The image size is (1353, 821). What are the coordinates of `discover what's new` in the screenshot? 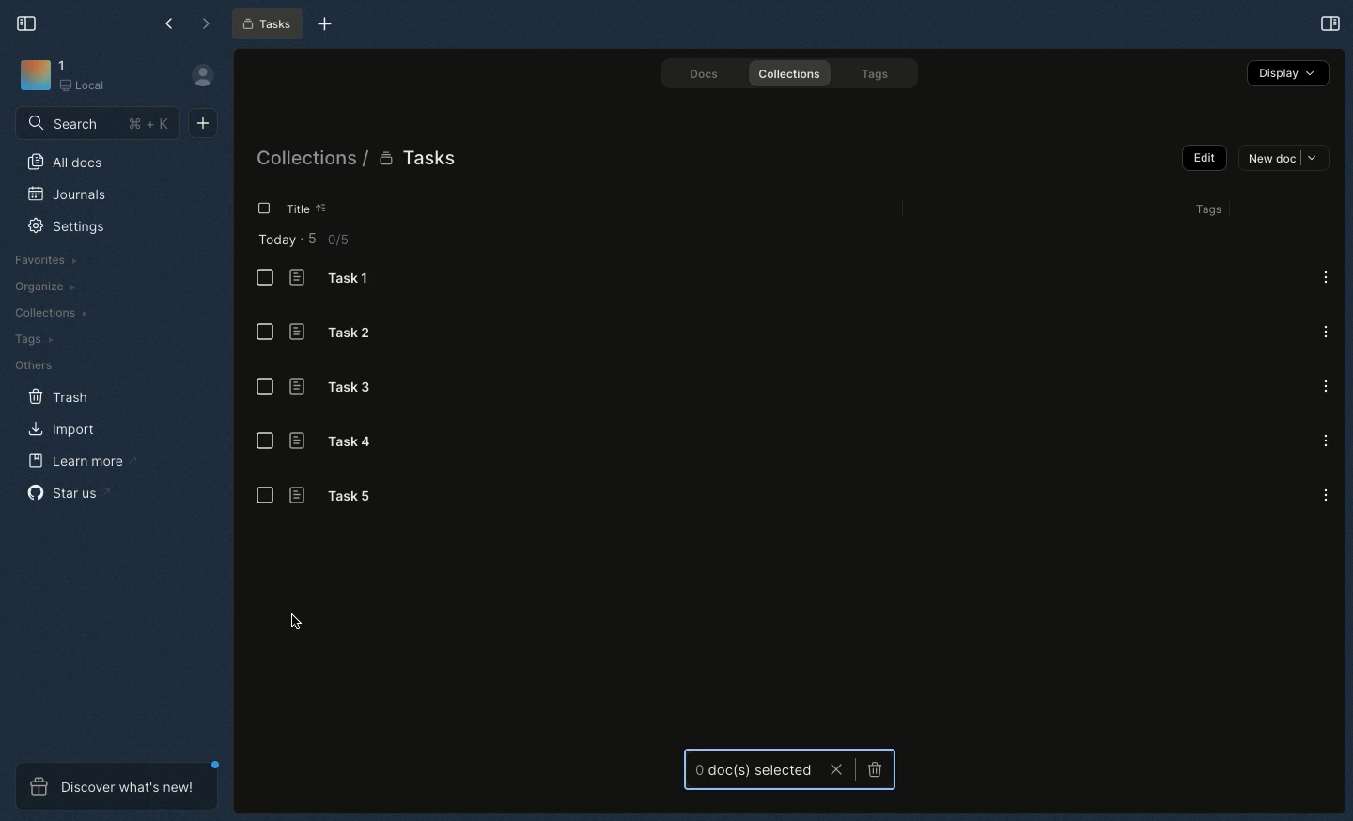 It's located at (121, 786).